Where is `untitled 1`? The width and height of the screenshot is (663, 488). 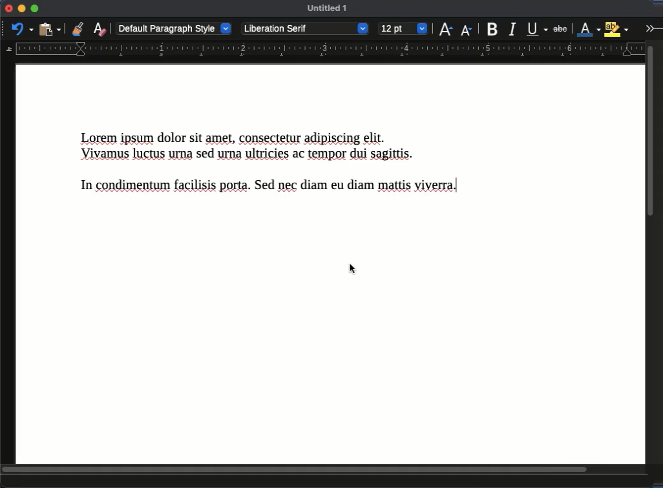 untitled 1 is located at coordinates (328, 9).